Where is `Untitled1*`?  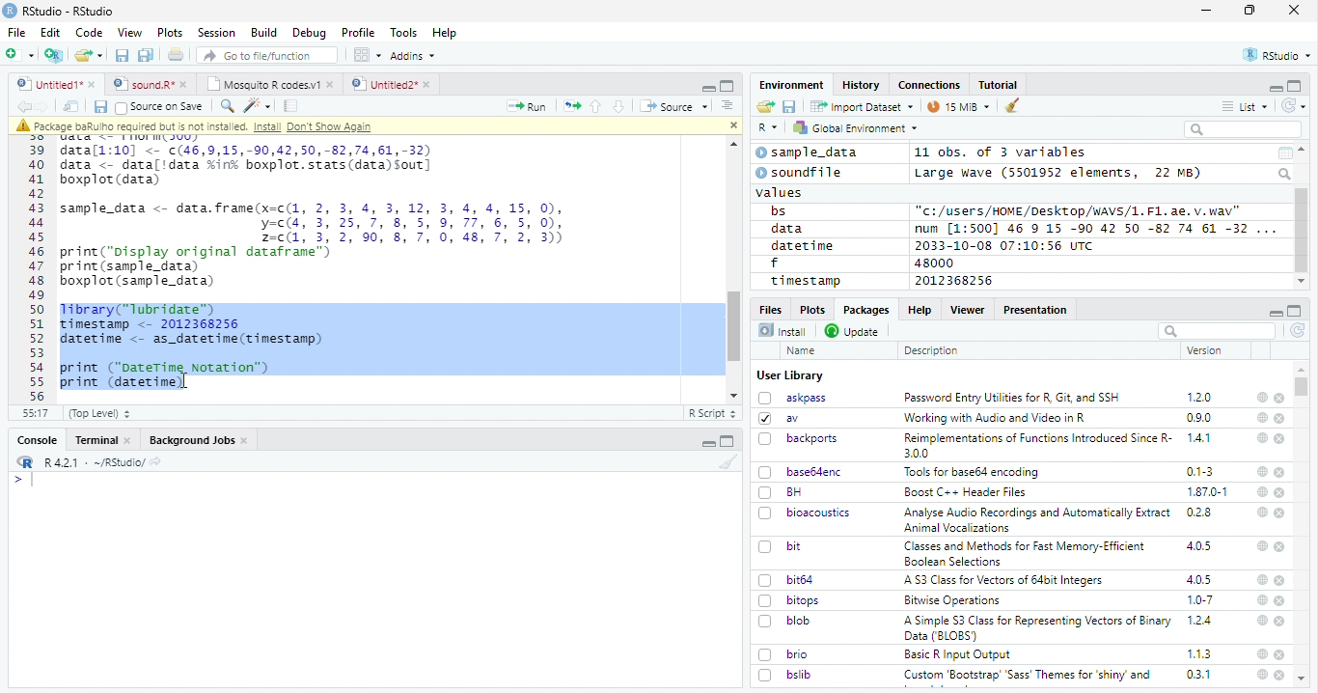
Untitled1* is located at coordinates (55, 85).